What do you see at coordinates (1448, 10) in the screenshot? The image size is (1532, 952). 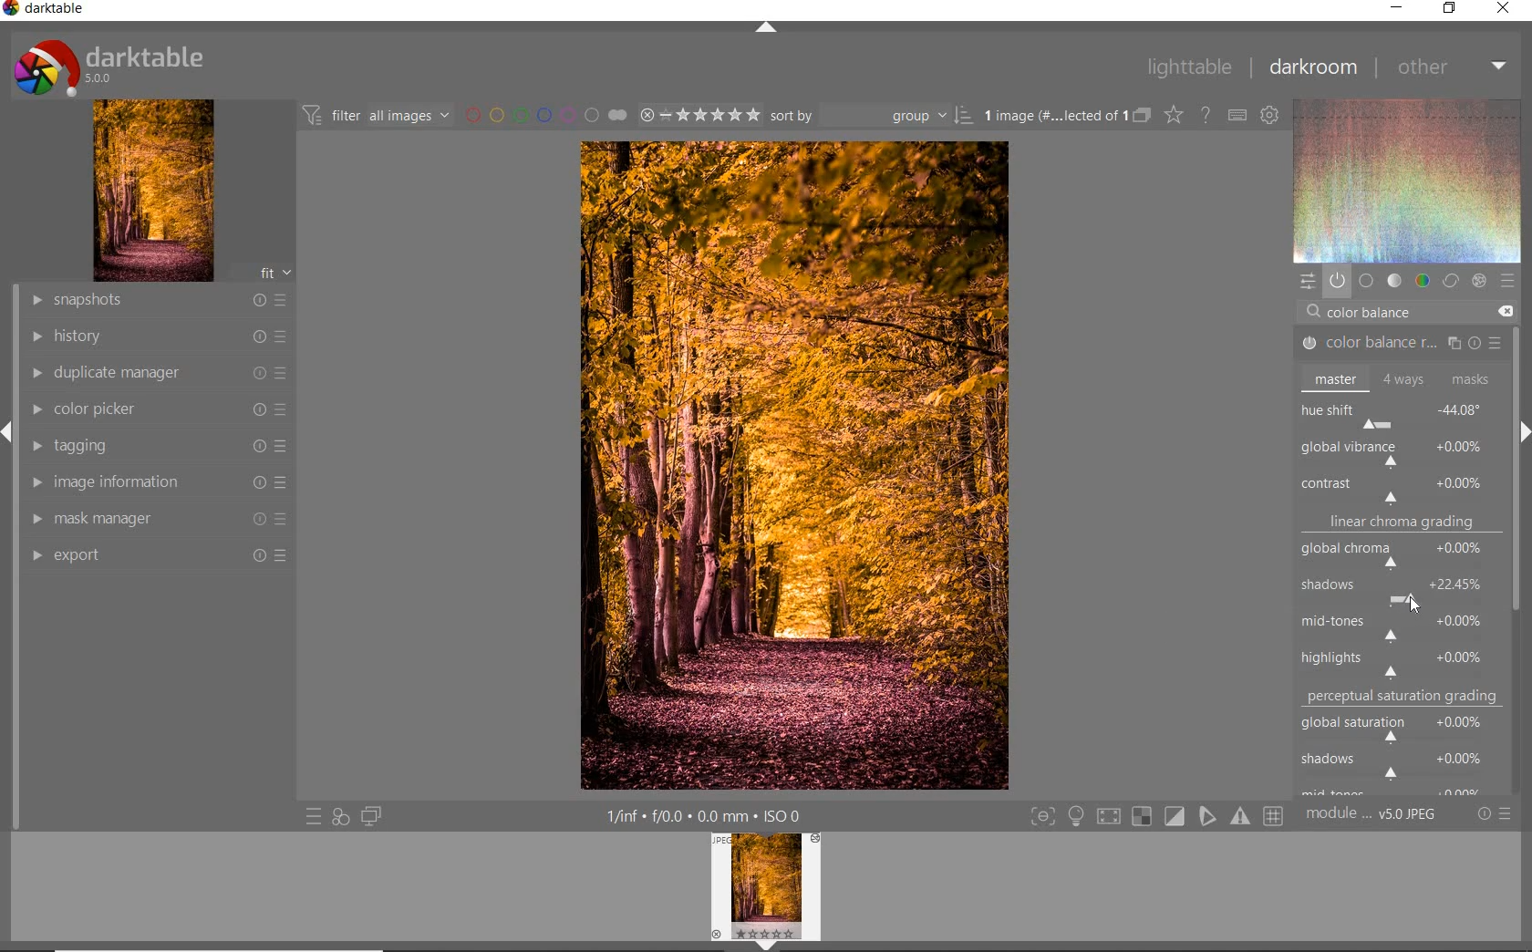 I see `restore` at bounding box center [1448, 10].